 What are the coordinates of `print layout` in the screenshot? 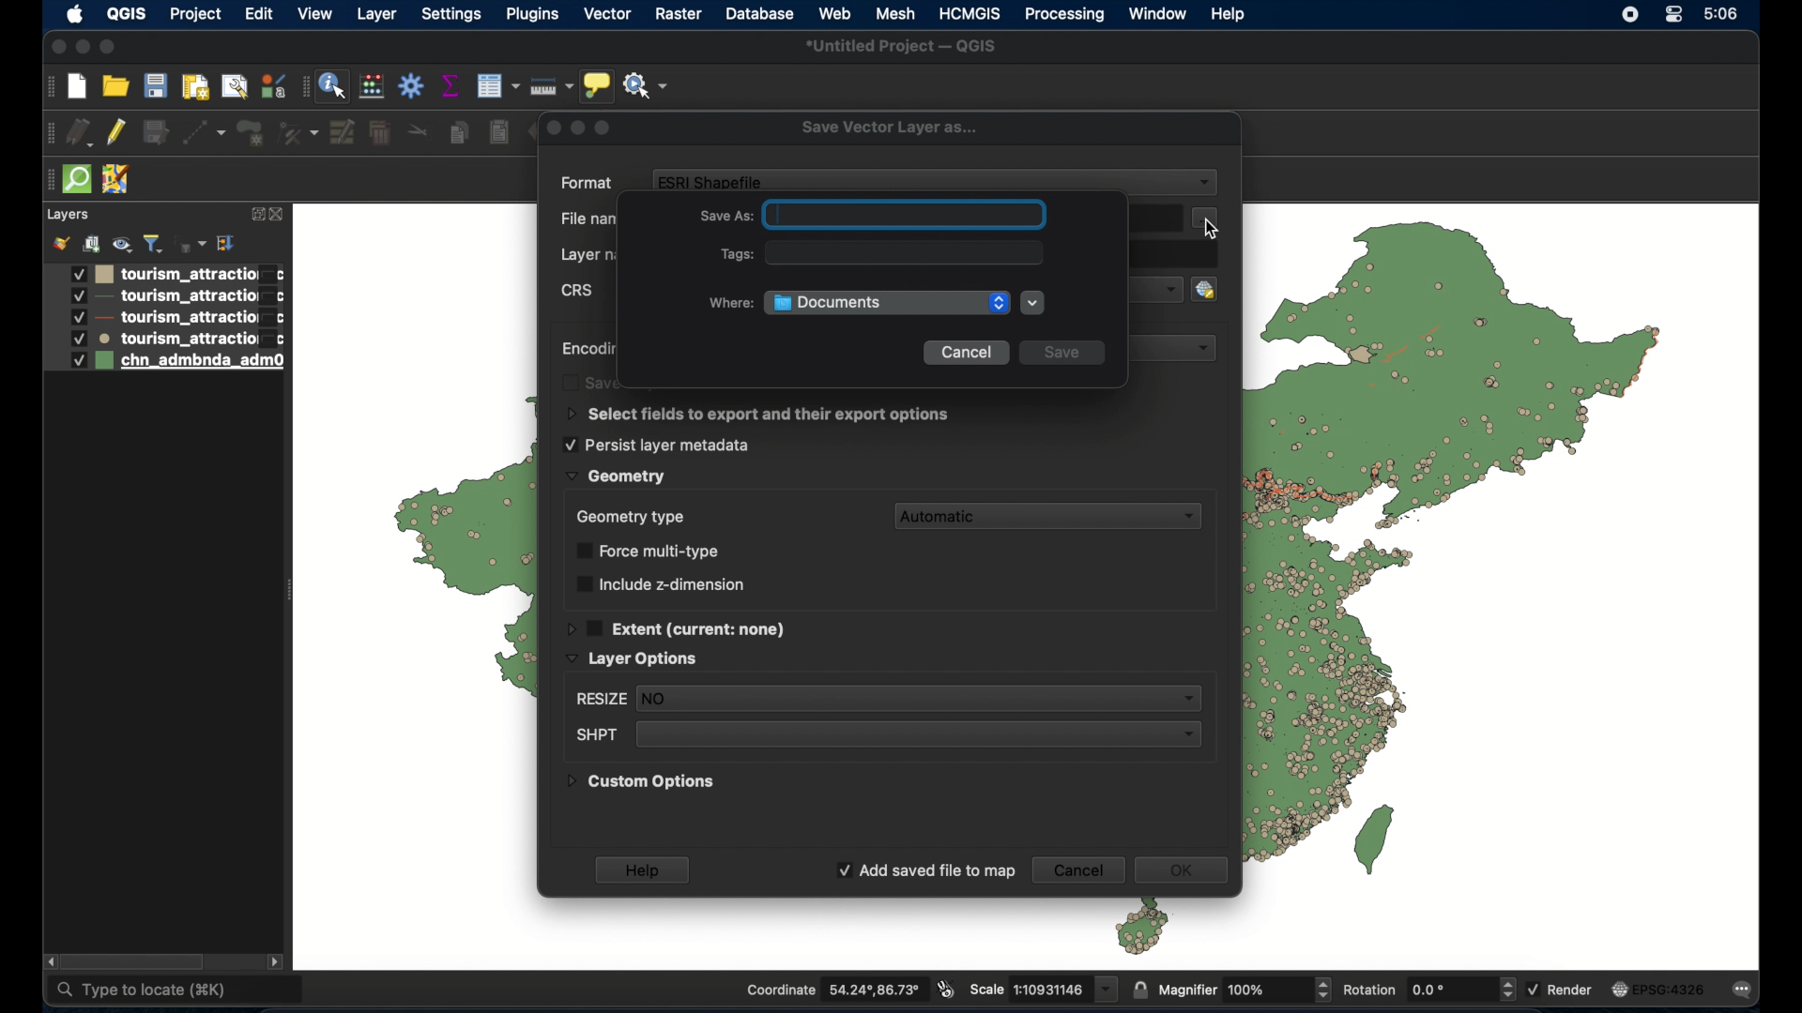 It's located at (196, 85).